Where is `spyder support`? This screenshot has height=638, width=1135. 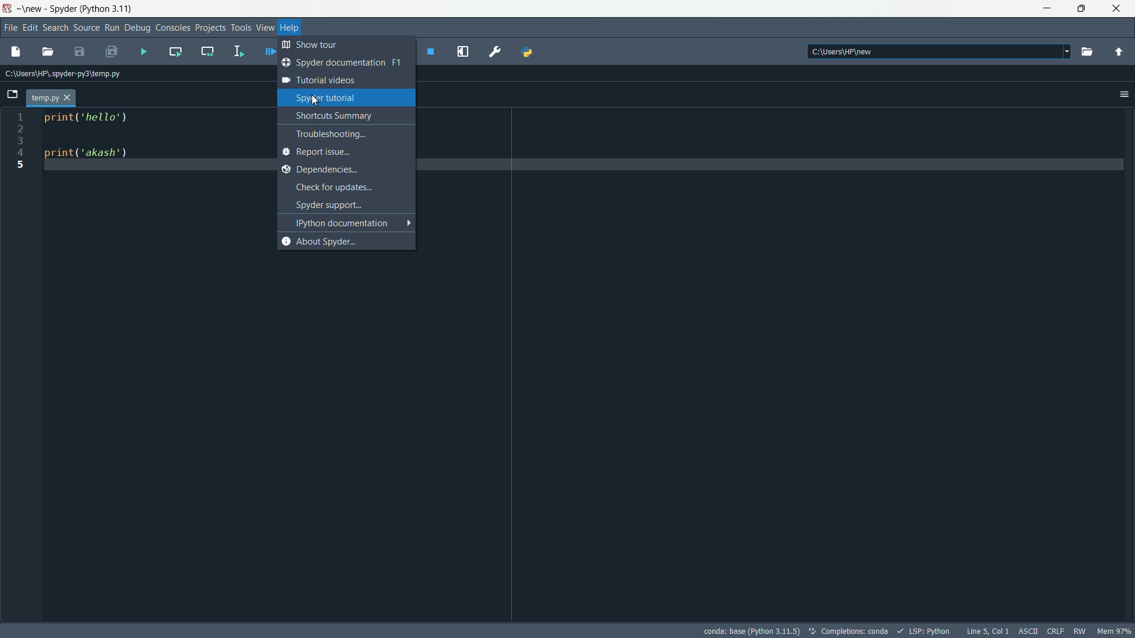 spyder support is located at coordinates (346, 204).